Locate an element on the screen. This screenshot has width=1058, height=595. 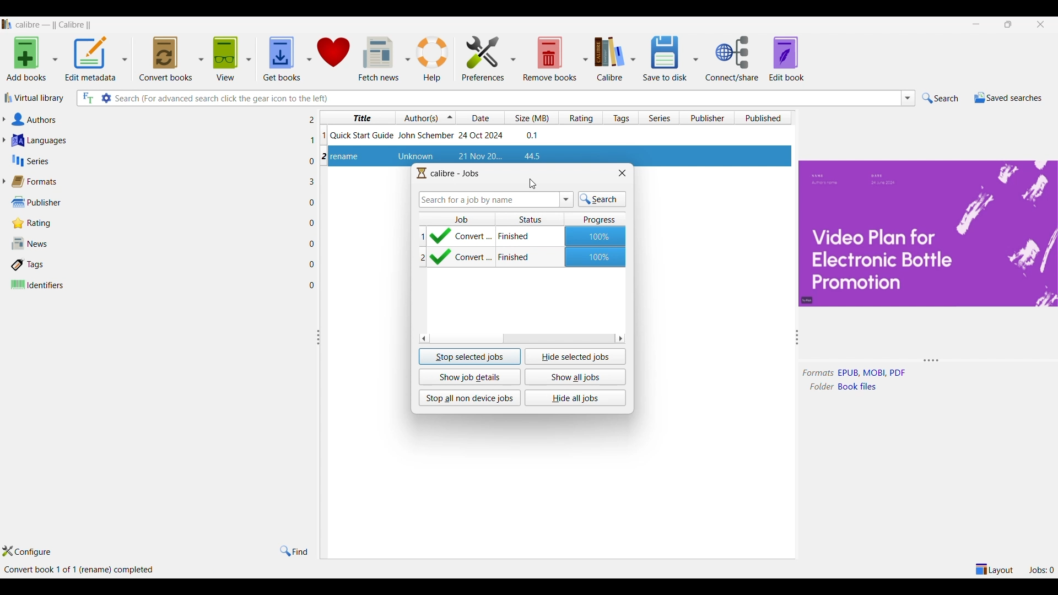
Expand formats is located at coordinates (4, 181).